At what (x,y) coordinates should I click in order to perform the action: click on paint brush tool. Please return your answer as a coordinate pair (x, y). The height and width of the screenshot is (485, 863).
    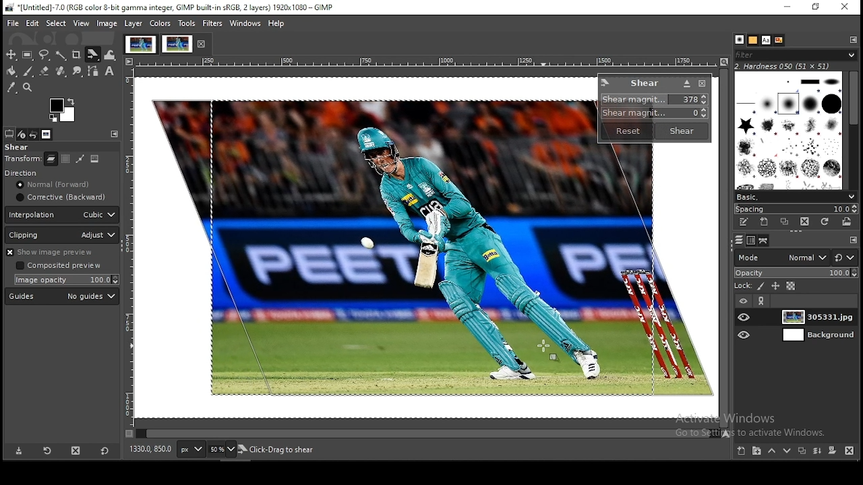
    Looking at the image, I should click on (30, 72).